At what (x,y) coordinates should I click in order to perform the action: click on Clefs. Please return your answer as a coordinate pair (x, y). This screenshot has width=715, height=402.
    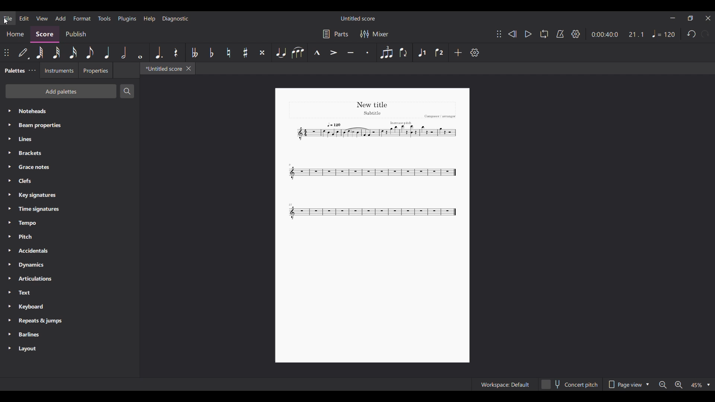
    Looking at the image, I should click on (69, 181).